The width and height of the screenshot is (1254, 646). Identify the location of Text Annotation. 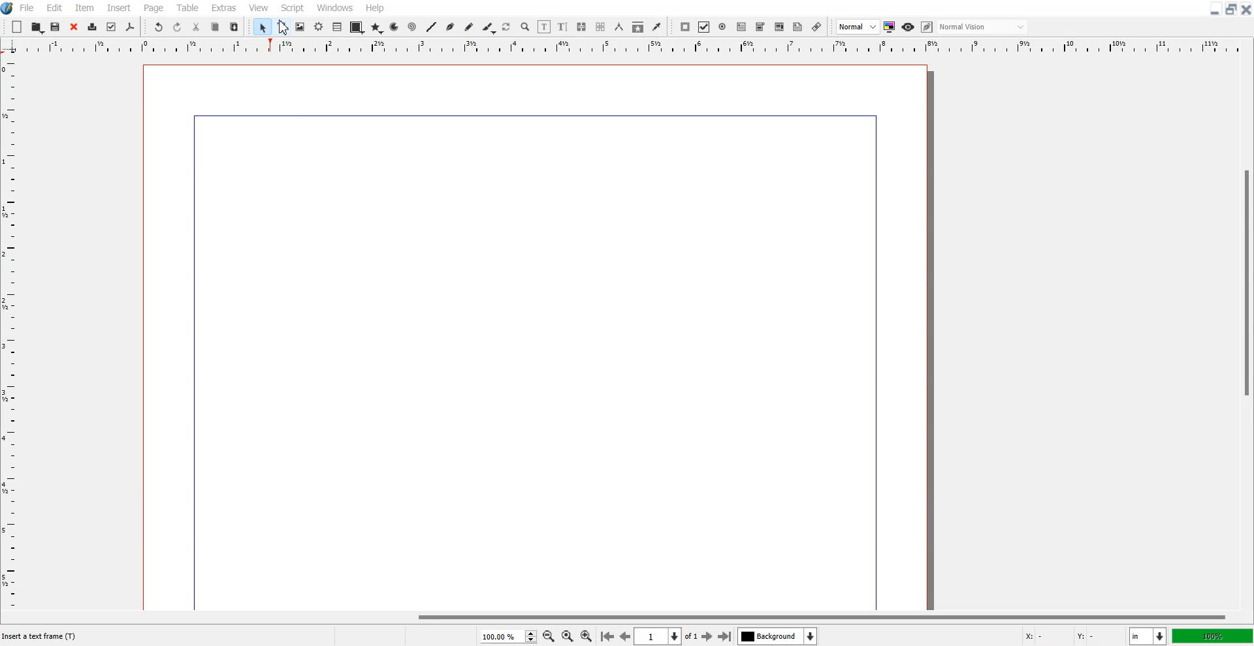
(797, 27).